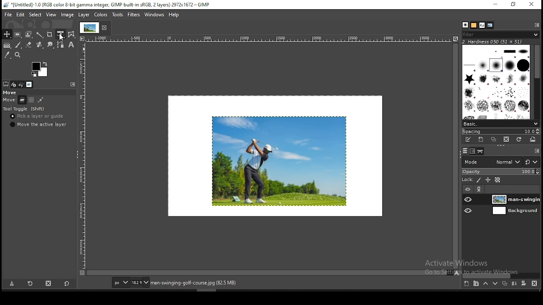 Image resolution: width=543 pixels, height=305 pixels. What do you see at coordinates (35, 15) in the screenshot?
I see `select` at bounding box center [35, 15].